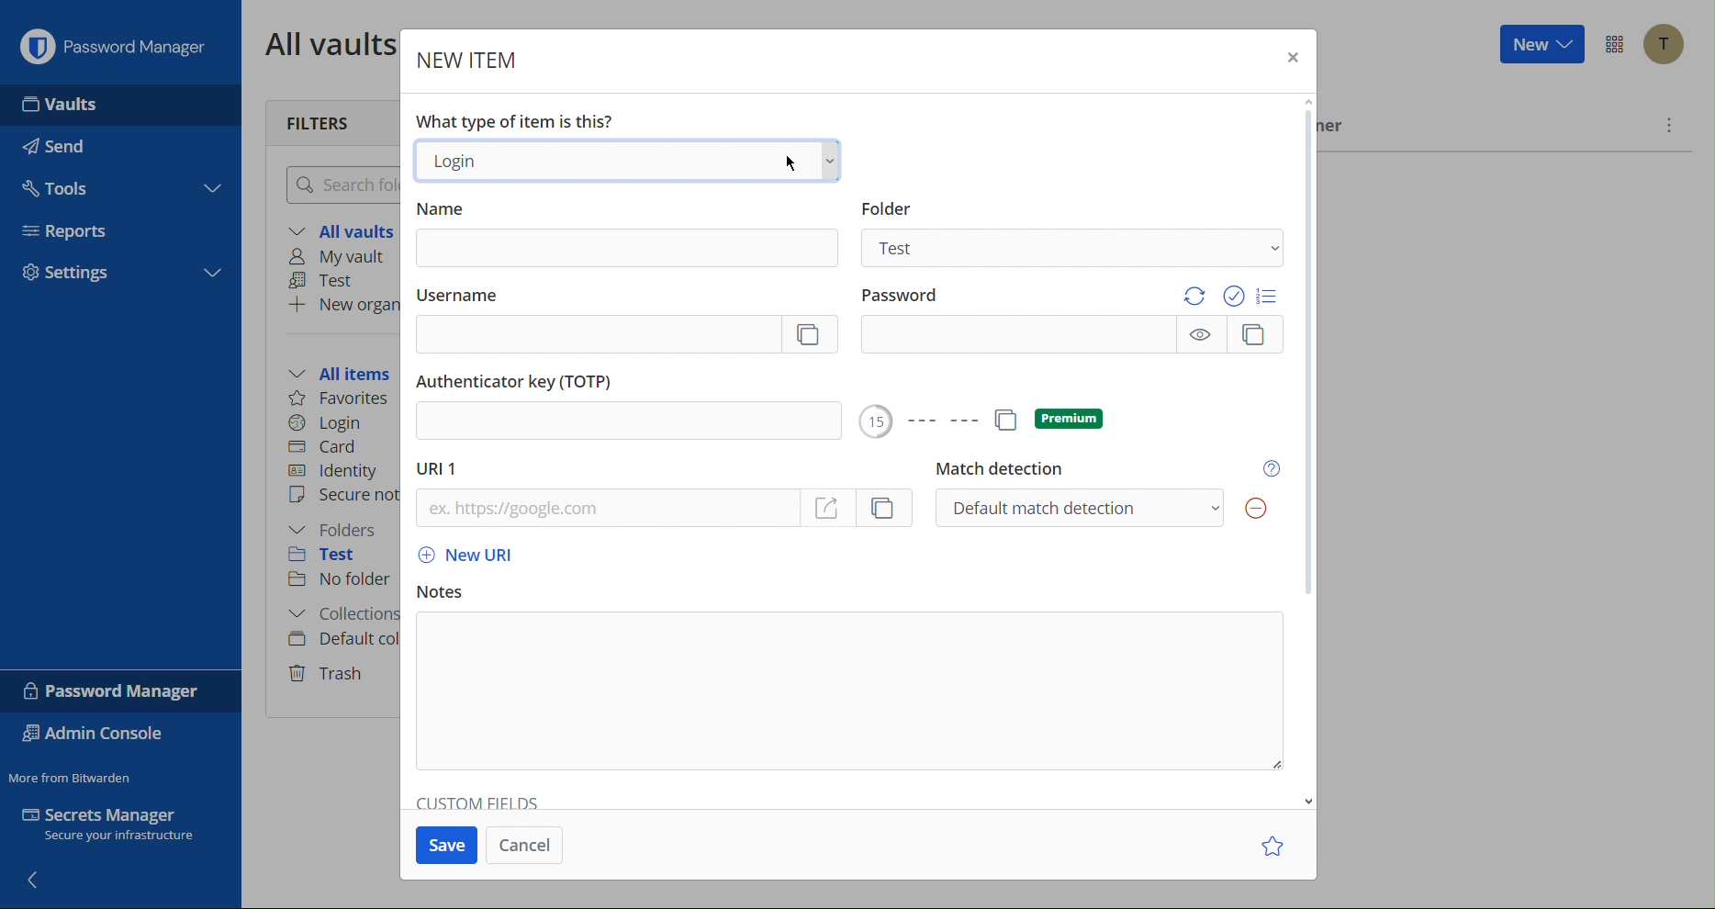  I want to click on Trash, so click(330, 675).